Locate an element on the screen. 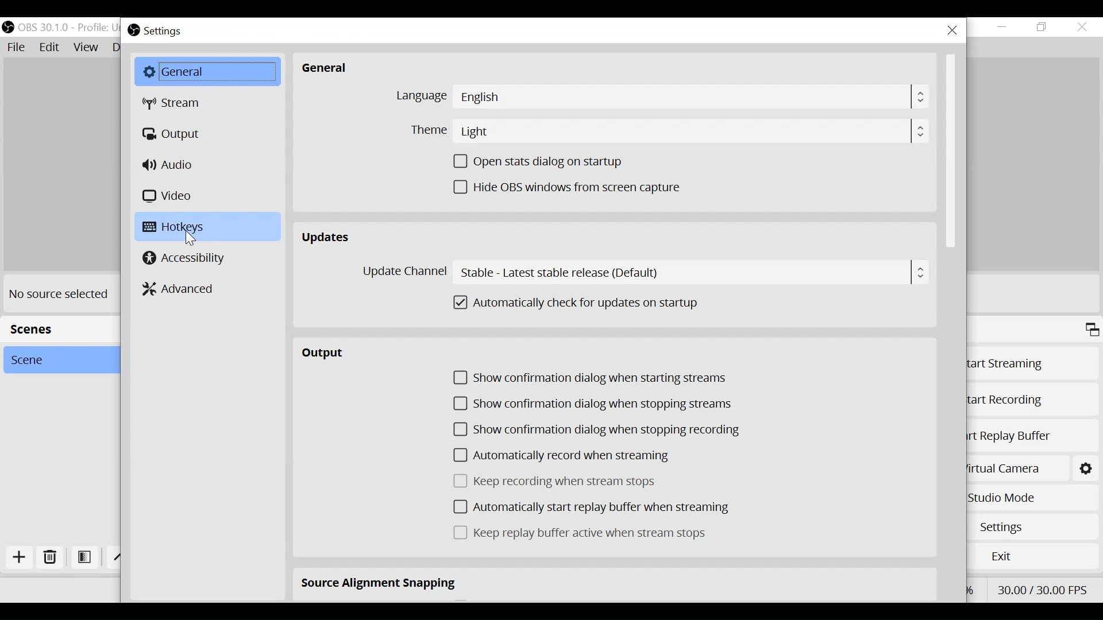  Hotkeys is located at coordinates (209, 226).